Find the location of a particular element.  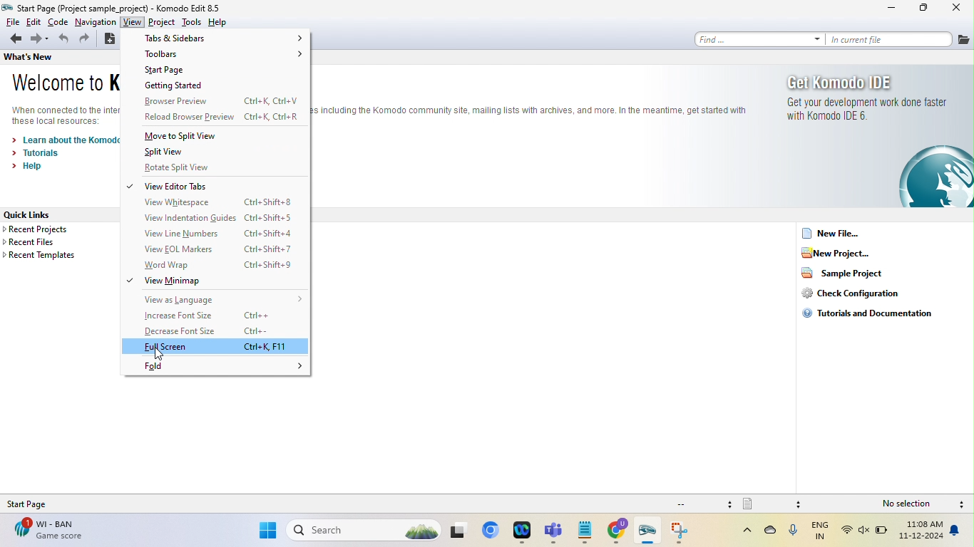

fold is located at coordinates (225, 368).